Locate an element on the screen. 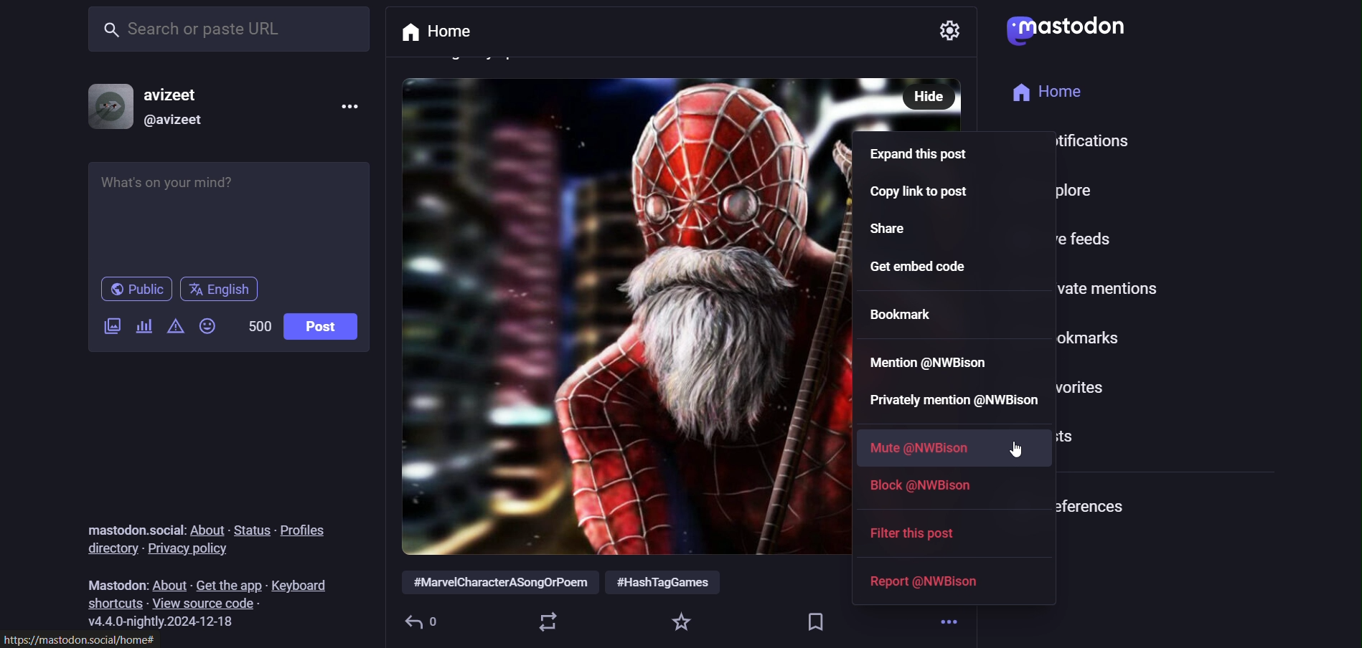 This screenshot has width=1362, height=648. favorites is located at coordinates (683, 621).